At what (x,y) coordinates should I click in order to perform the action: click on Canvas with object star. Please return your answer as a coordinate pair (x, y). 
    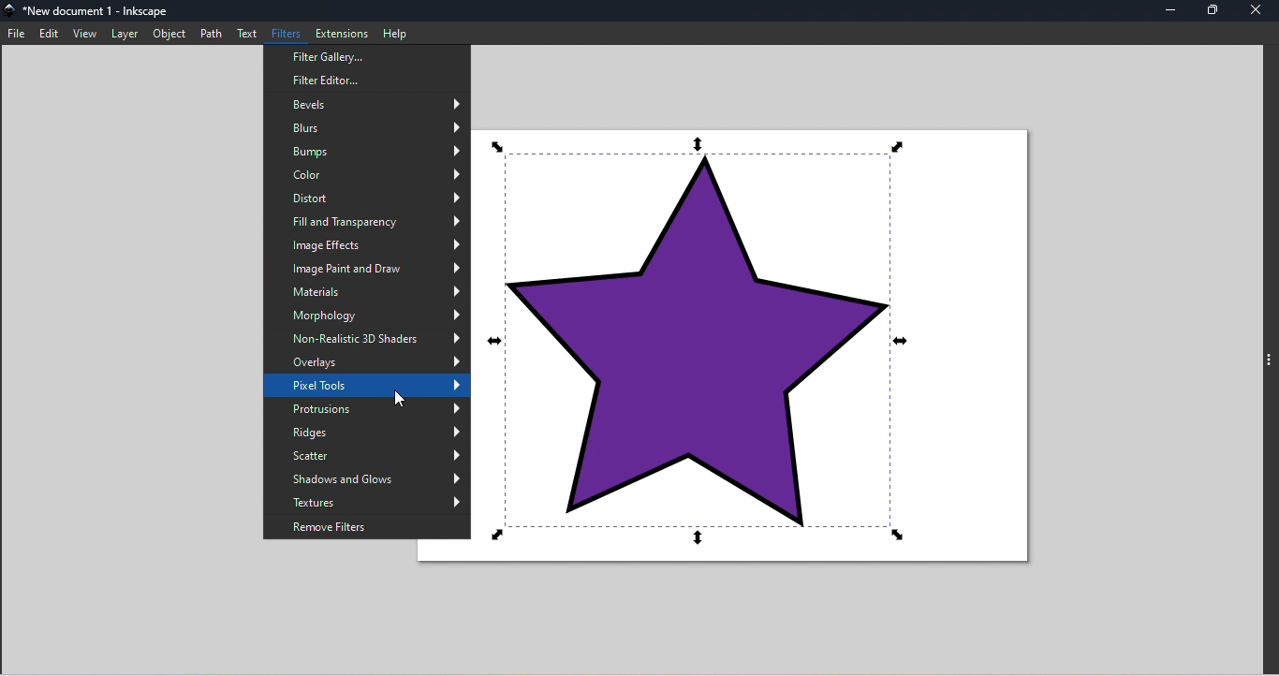
    Looking at the image, I should click on (762, 345).